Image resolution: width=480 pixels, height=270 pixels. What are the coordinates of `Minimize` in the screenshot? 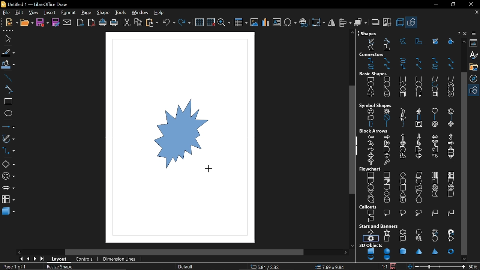 It's located at (434, 4).